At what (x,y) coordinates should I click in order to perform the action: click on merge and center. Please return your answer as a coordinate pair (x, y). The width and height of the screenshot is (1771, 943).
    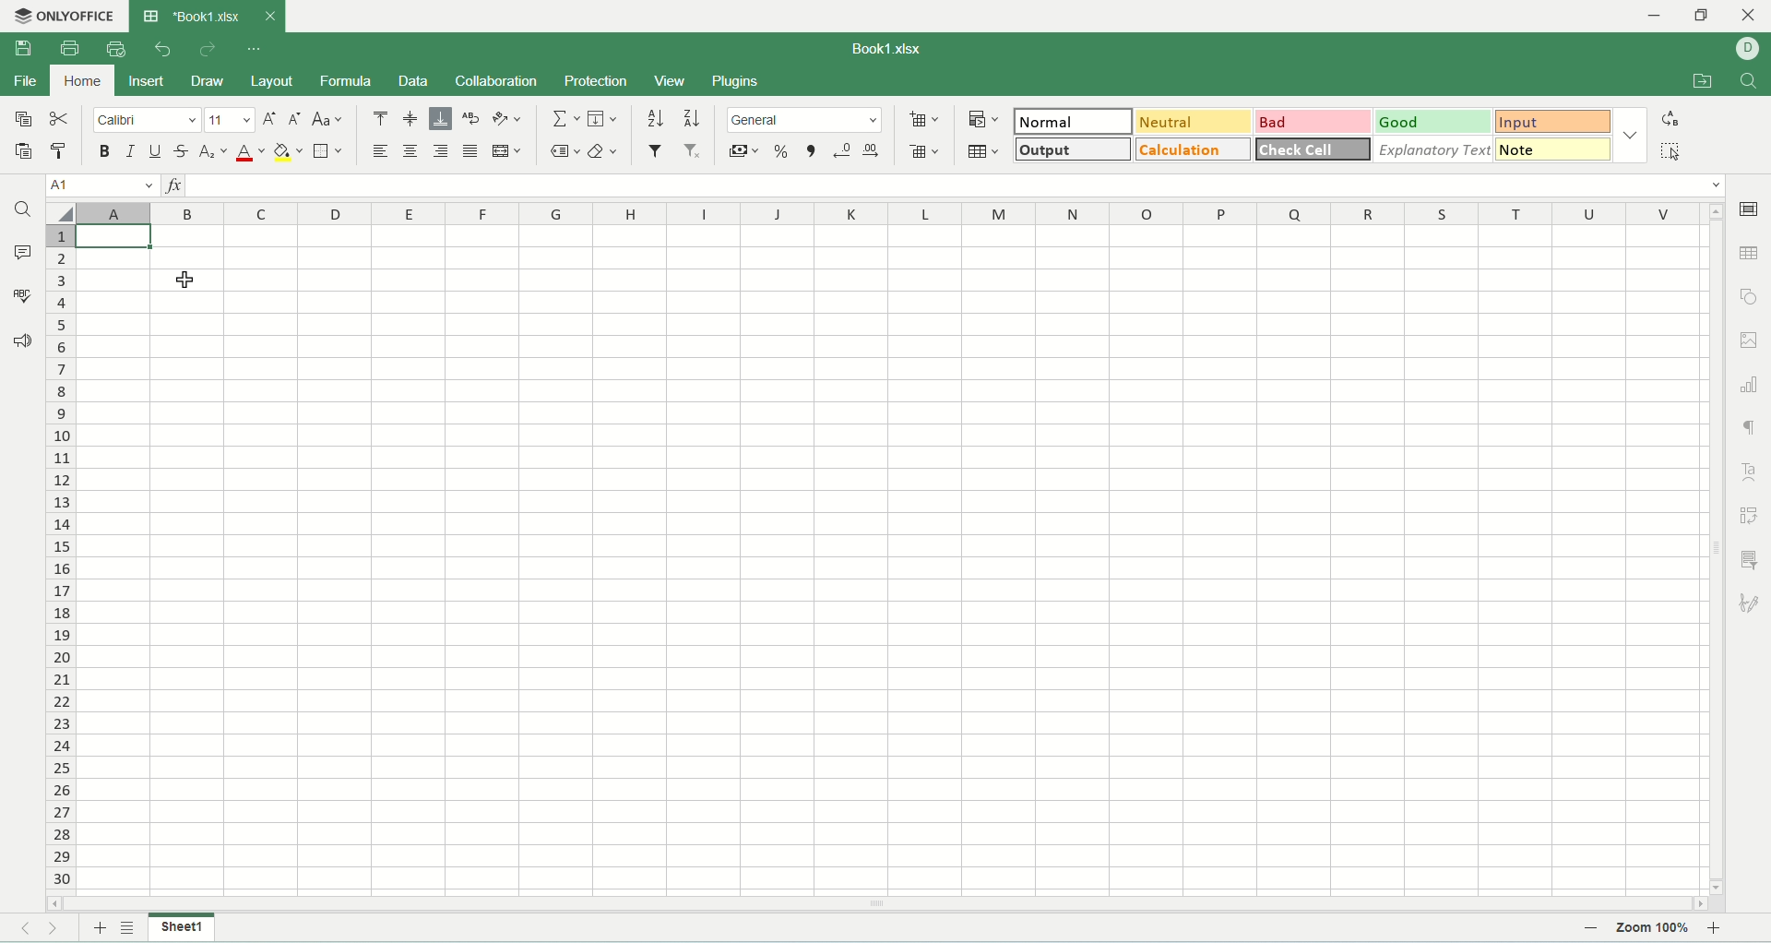
    Looking at the image, I should click on (505, 151).